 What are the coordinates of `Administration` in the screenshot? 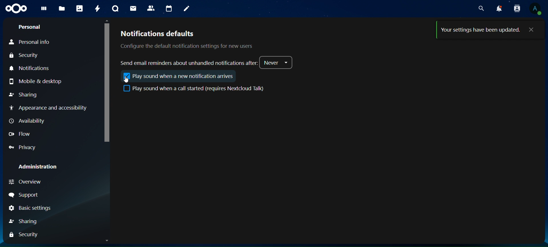 It's located at (38, 167).